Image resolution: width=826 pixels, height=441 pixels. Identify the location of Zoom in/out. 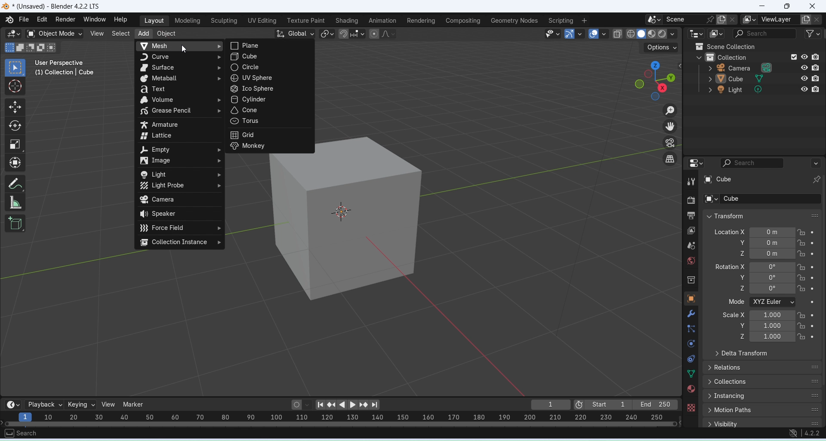
(670, 110).